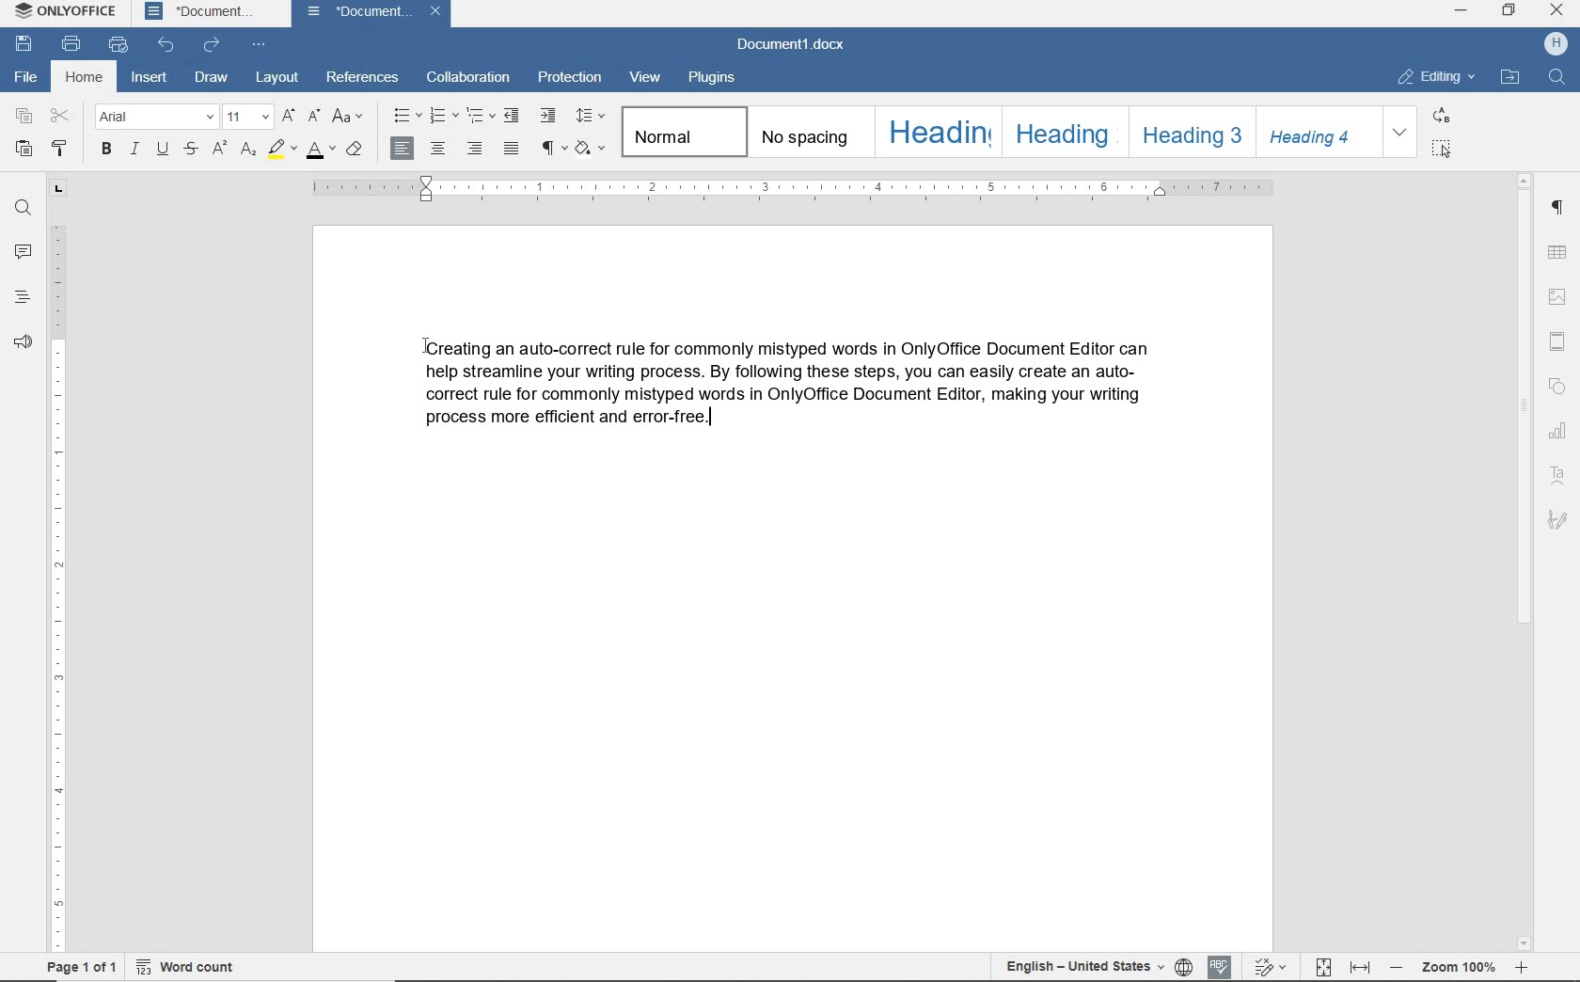 Image resolution: width=1580 pixels, height=982 pixels. I want to click on customize quick access toolbar, so click(258, 43).